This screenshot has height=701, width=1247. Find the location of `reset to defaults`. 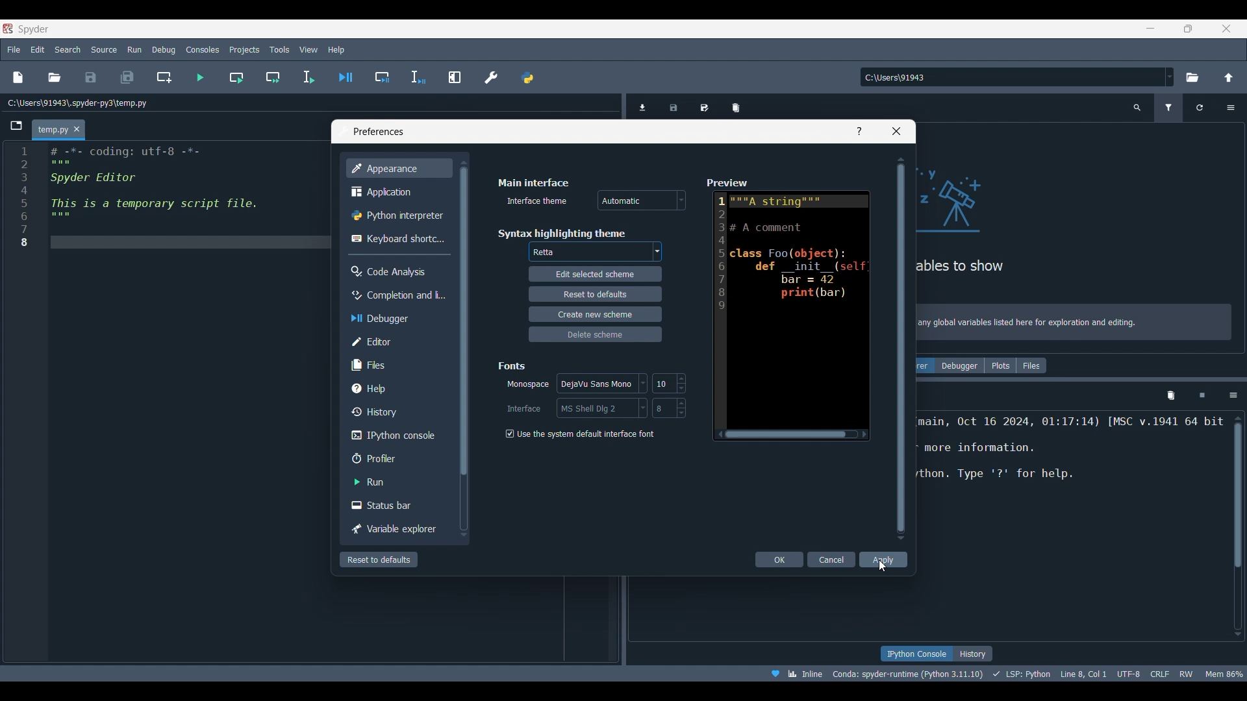

reset to defaults is located at coordinates (594, 293).